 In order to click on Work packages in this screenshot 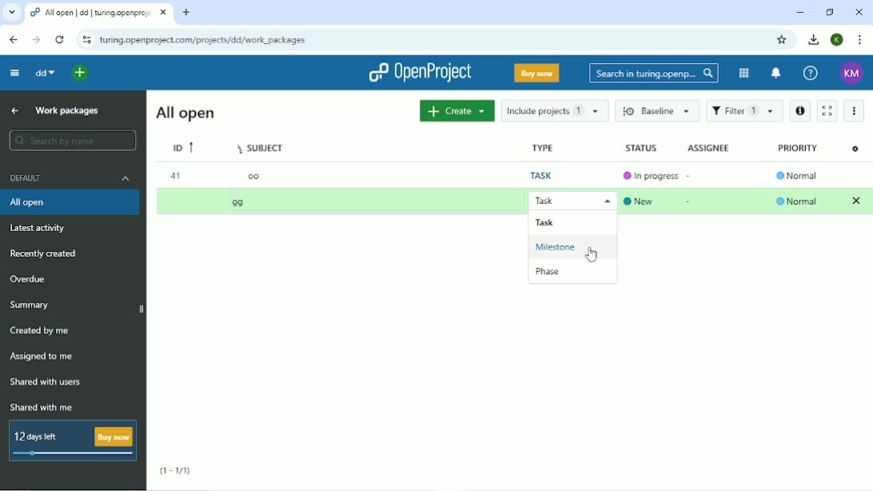, I will do `click(67, 112)`.